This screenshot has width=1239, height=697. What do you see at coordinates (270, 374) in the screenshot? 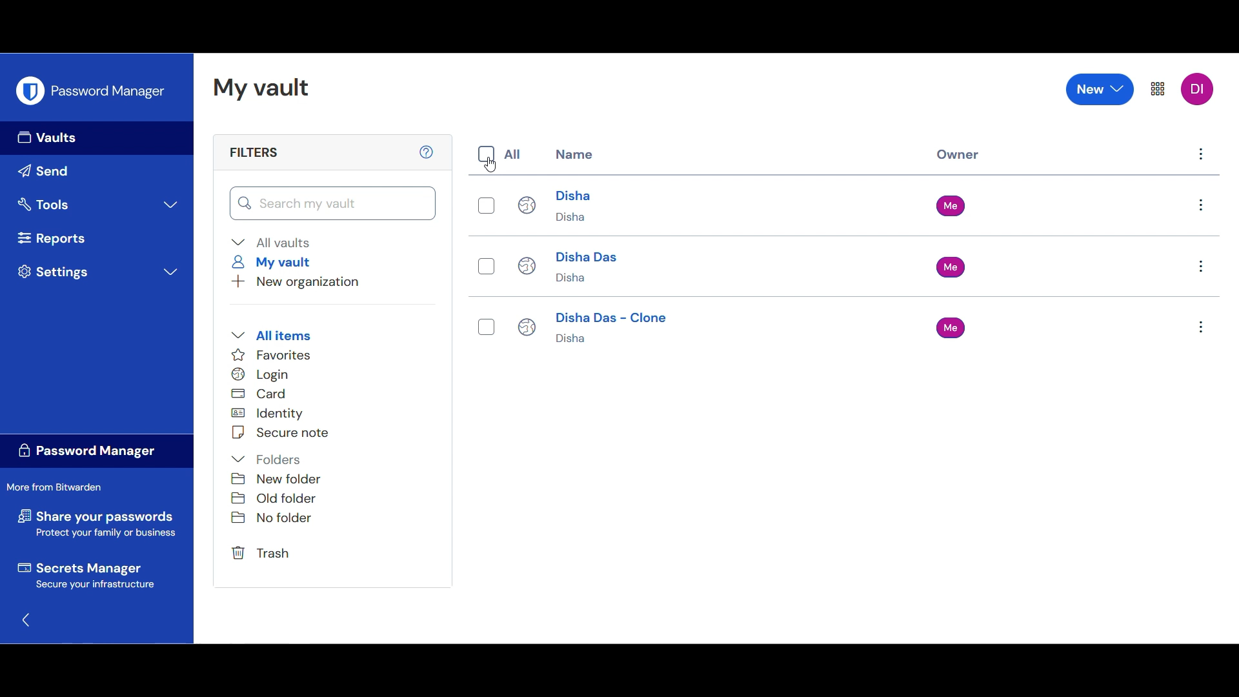
I see `Login ` at bounding box center [270, 374].